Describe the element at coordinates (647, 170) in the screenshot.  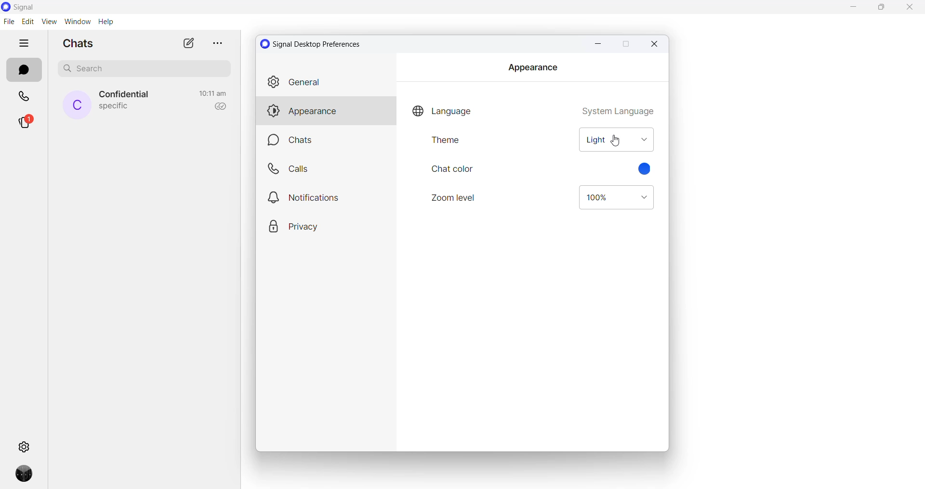
I see `chat color options` at that location.